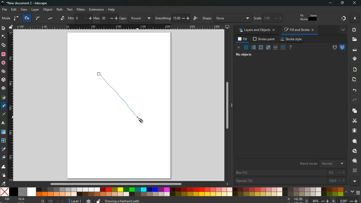 The image size is (361, 203). I want to click on zoom, so click(323, 200).